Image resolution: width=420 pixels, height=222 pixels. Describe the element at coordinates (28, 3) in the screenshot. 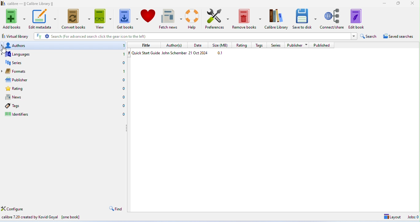

I see `title` at that location.